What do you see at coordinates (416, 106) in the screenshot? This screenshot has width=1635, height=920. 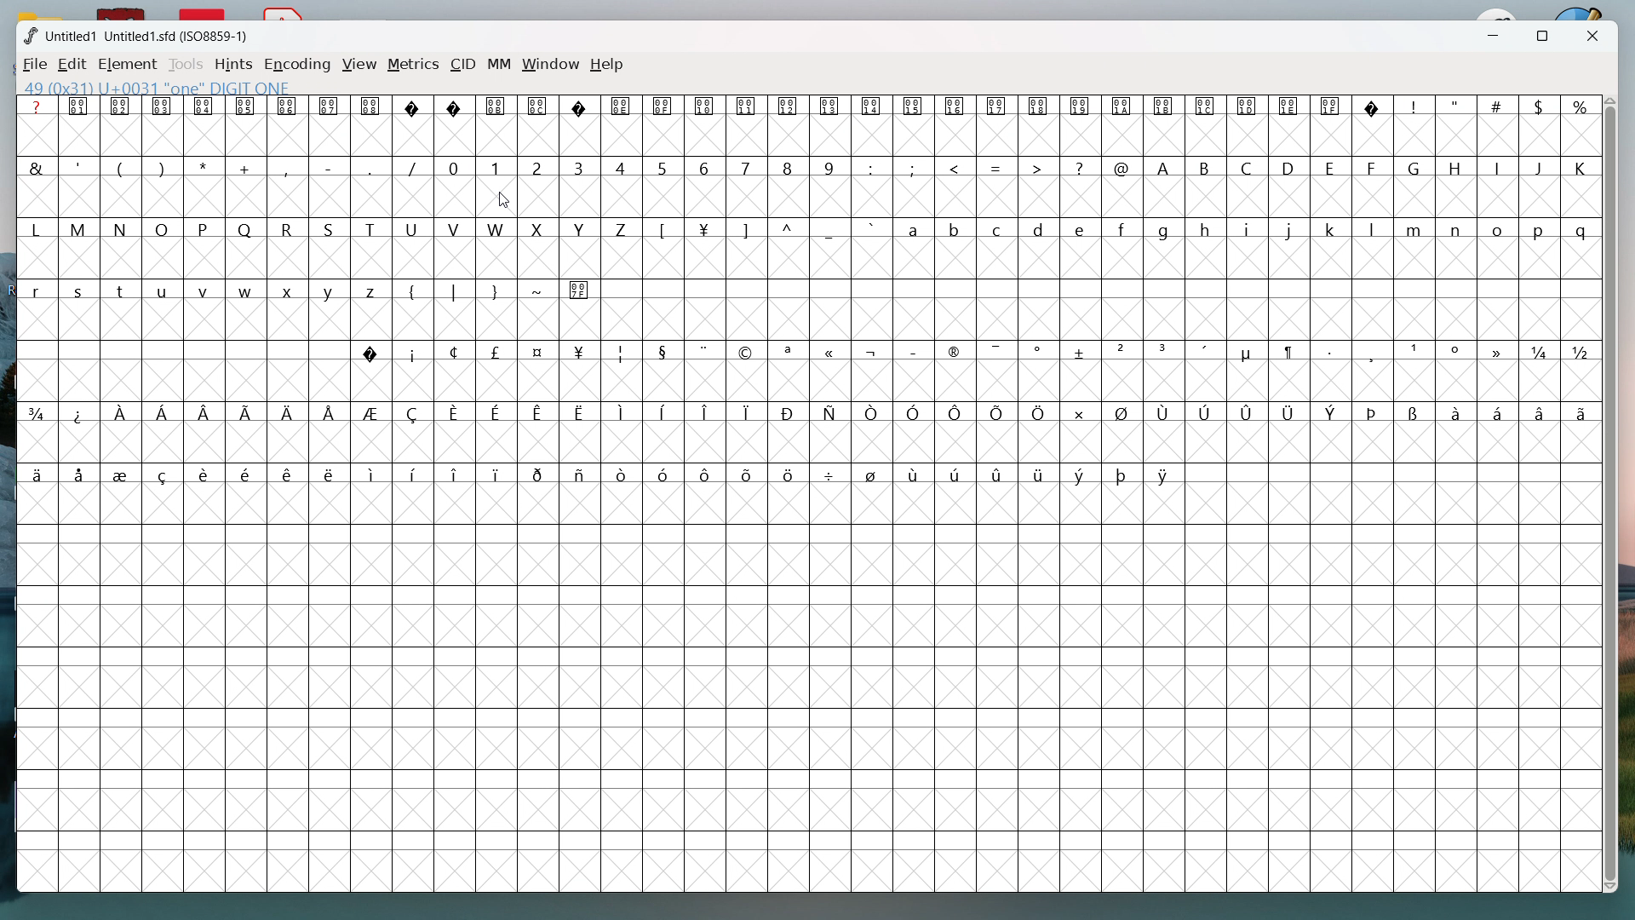 I see `symbol` at bounding box center [416, 106].